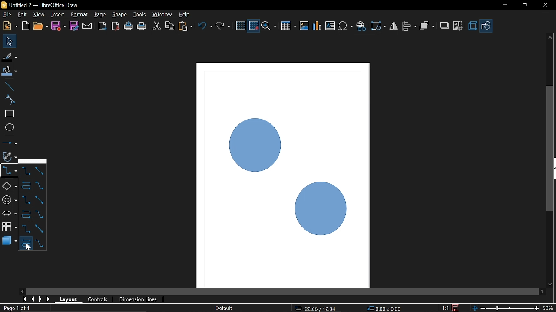  I want to click on Help, so click(185, 15).